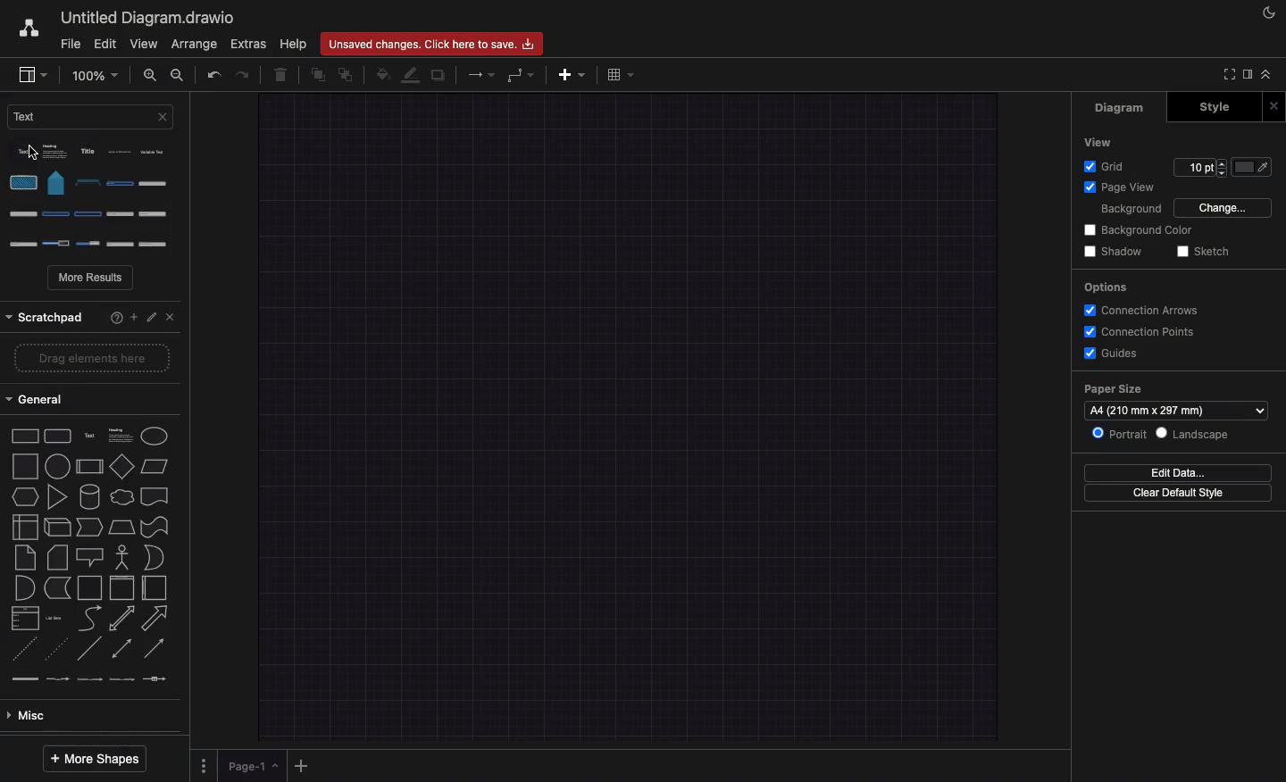 This screenshot has height=782, width=1286. Describe the element at coordinates (1130, 209) in the screenshot. I see `Background` at that location.